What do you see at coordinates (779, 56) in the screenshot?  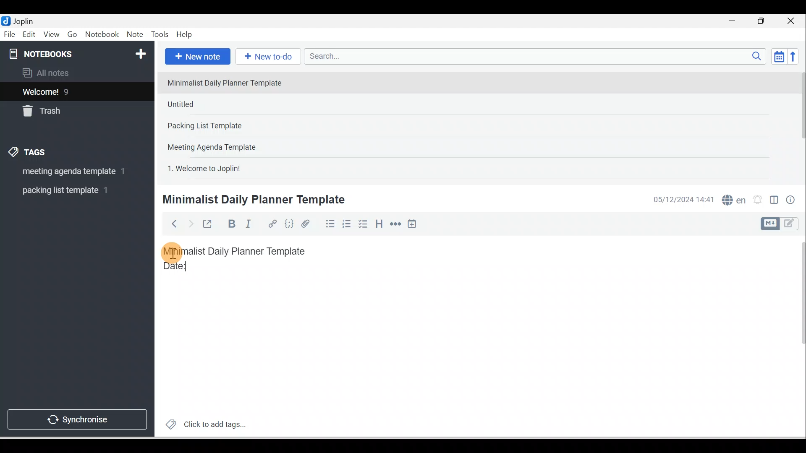 I see `Toggle sort order` at bounding box center [779, 56].